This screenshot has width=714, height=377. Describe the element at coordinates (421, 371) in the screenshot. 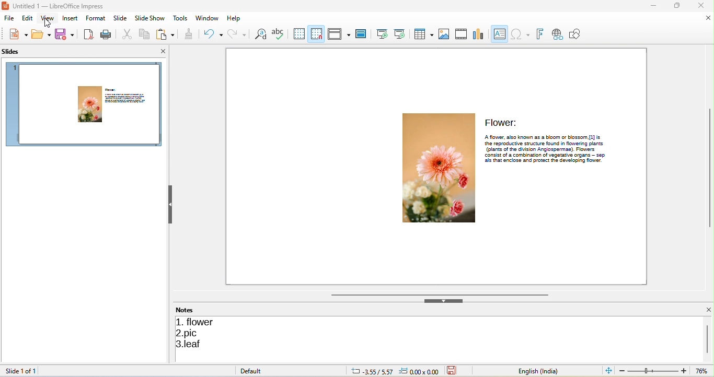

I see `0.00x0.00` at that location.